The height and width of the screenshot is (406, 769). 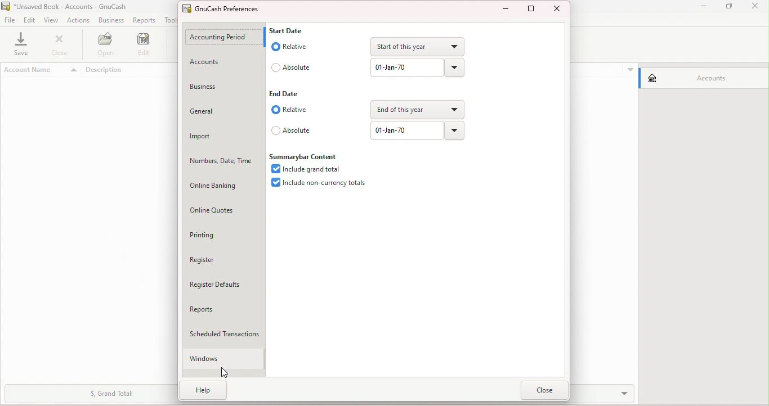 What do you see at coordinates (531, 10) in the screenshot?
I see `Maximize` at bounding box center [531, 10].